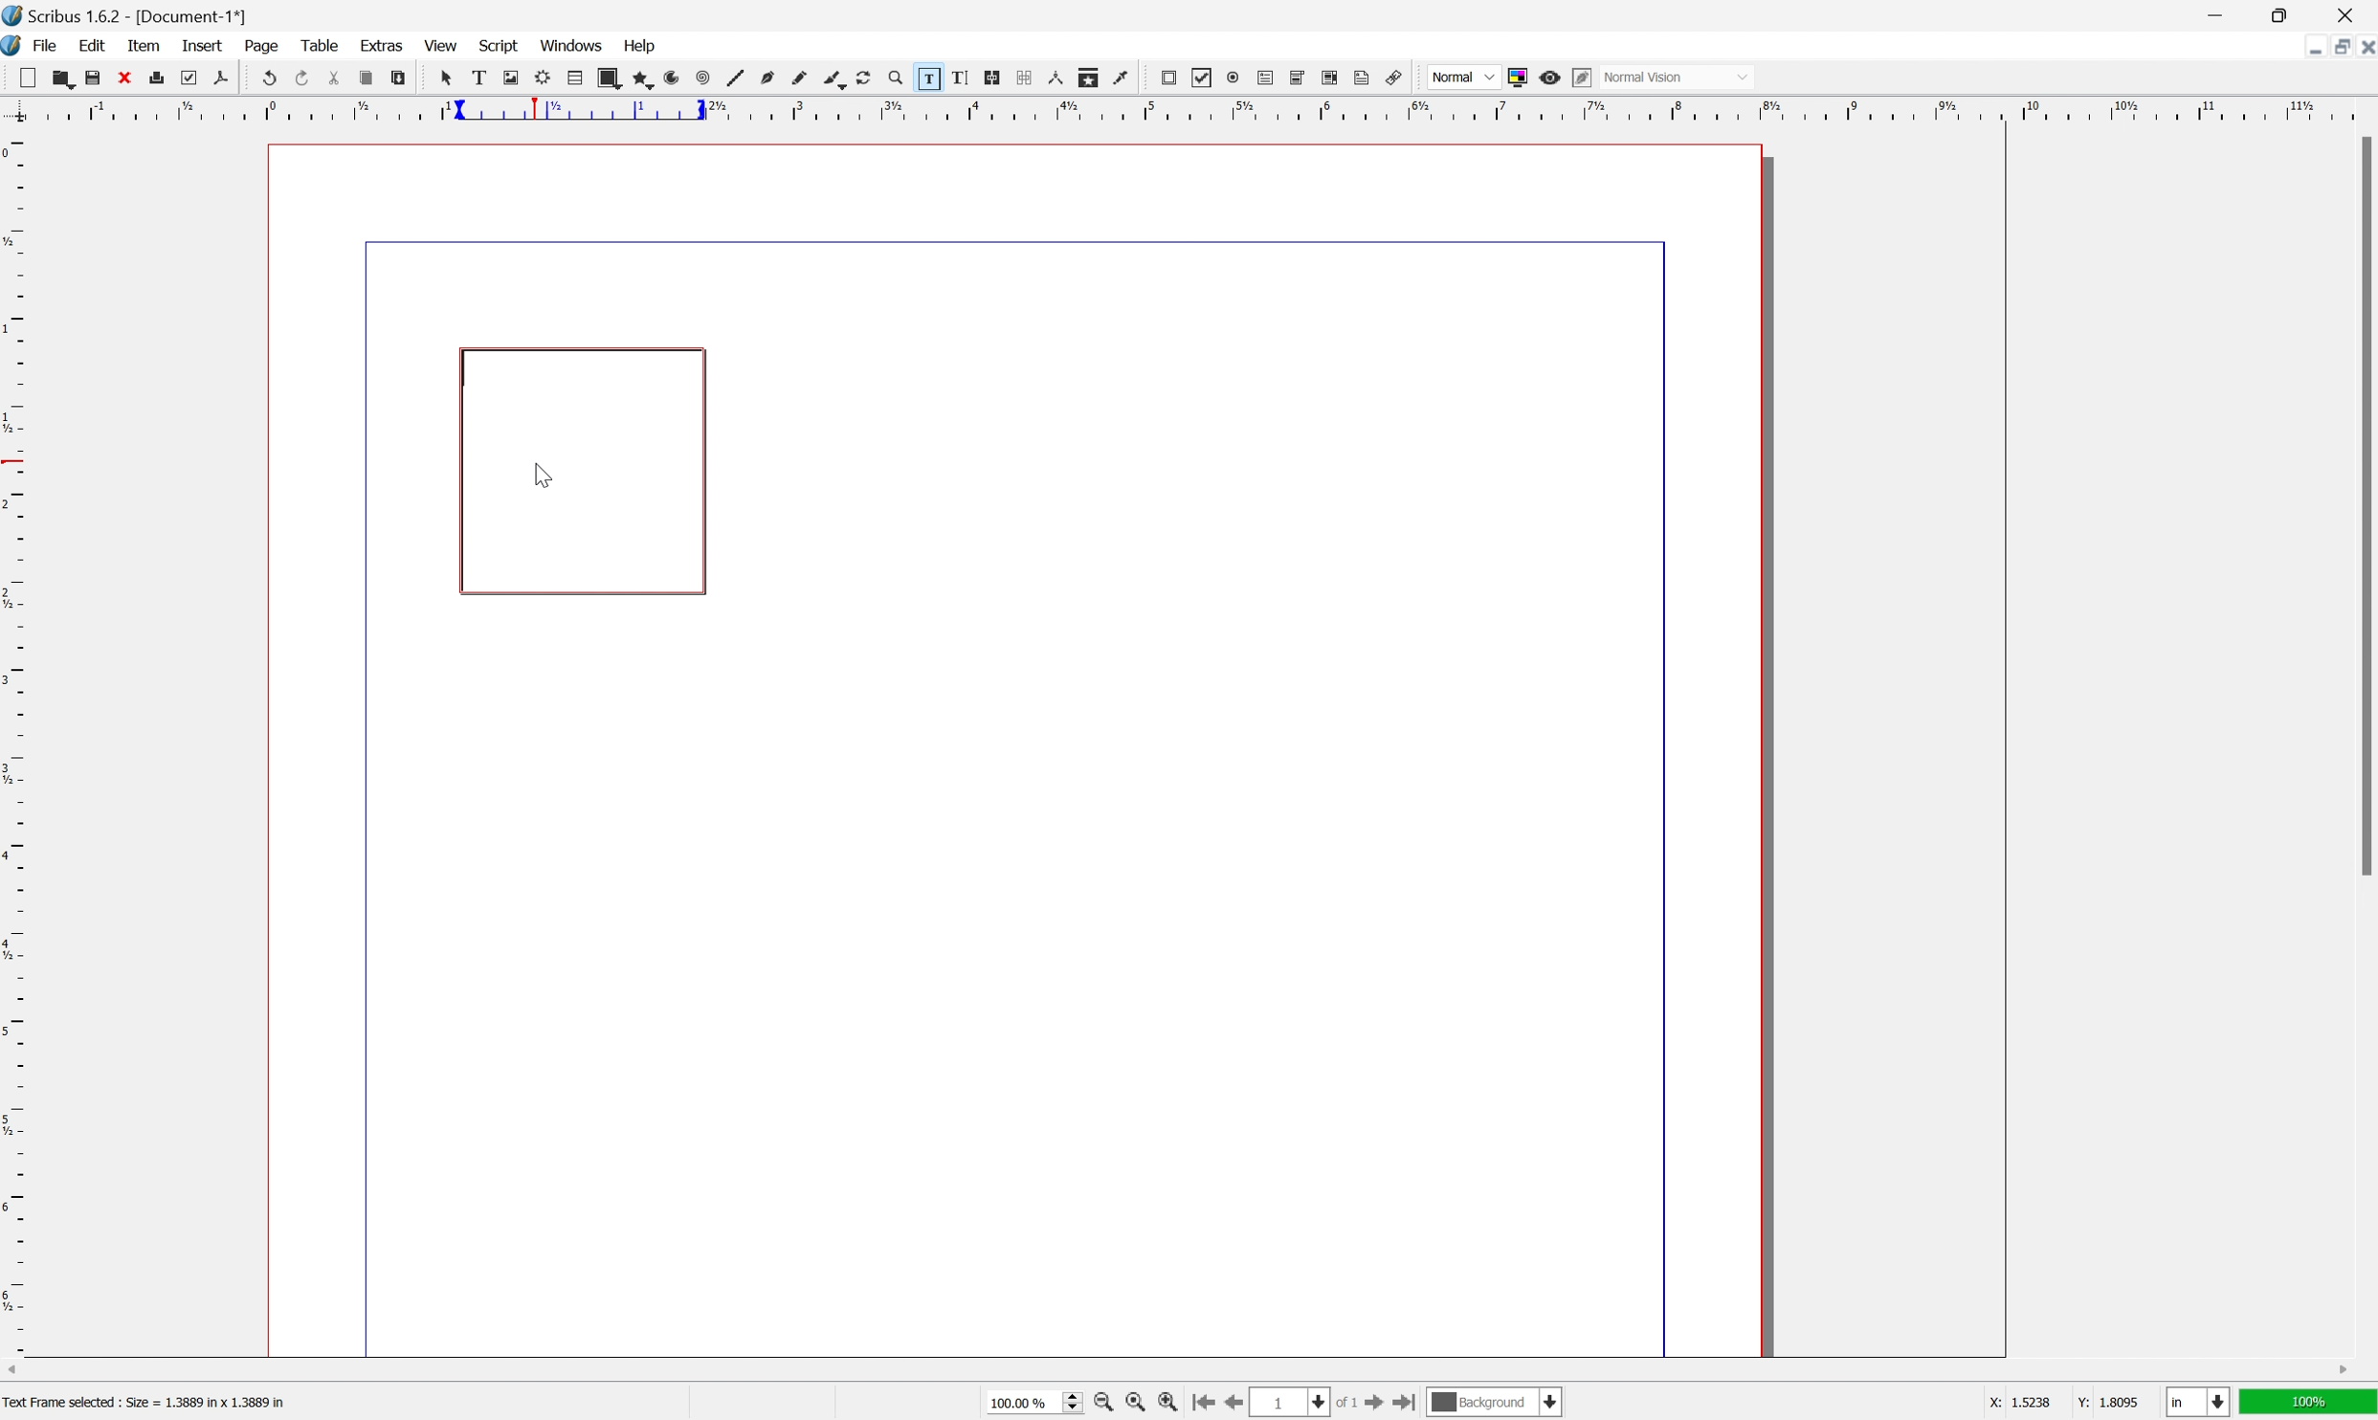  What do you see at coordinates (1265, 78) in the screenshot?
I see `pdf text field` at bounding box center [1265, 78].